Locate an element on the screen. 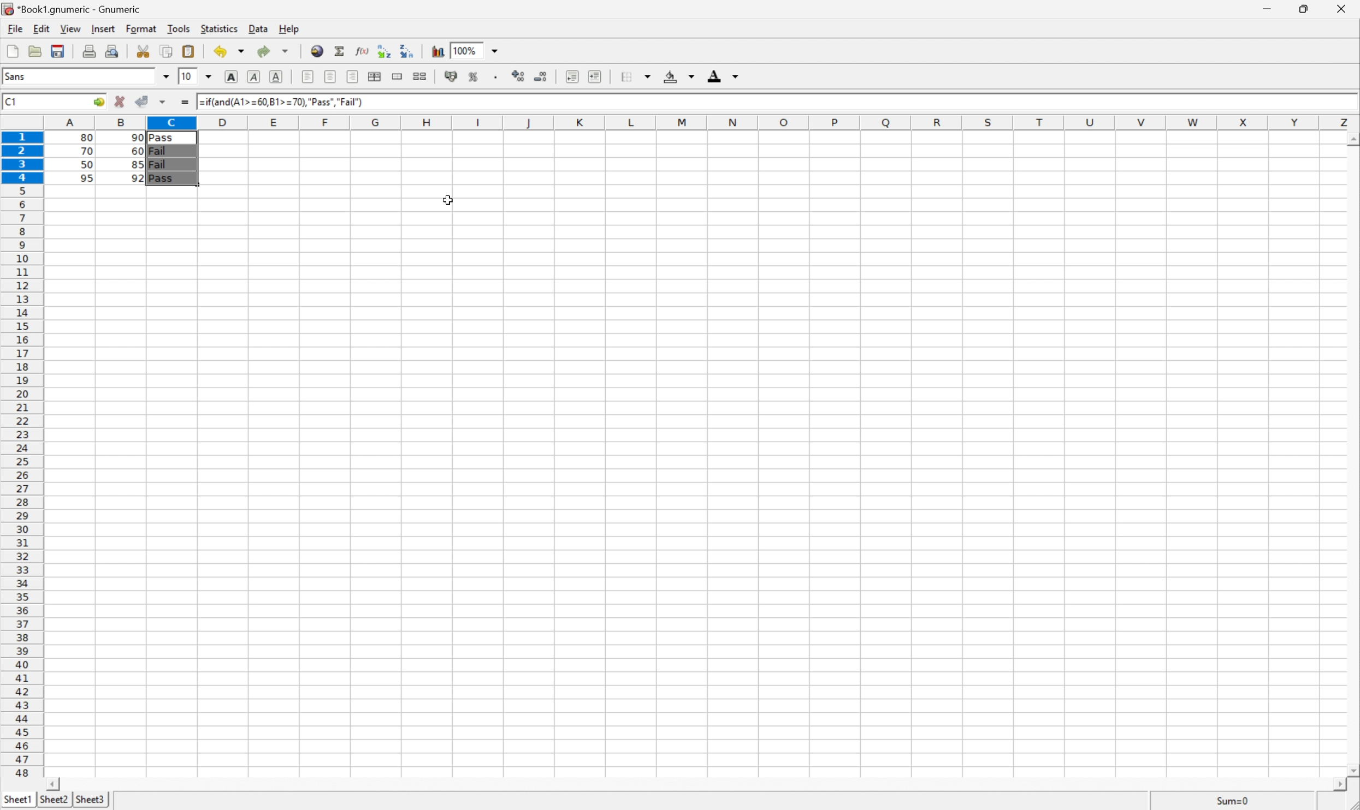 This screenshot has height=810, width=1360. Save the current file is located at coordinates (57, 50).